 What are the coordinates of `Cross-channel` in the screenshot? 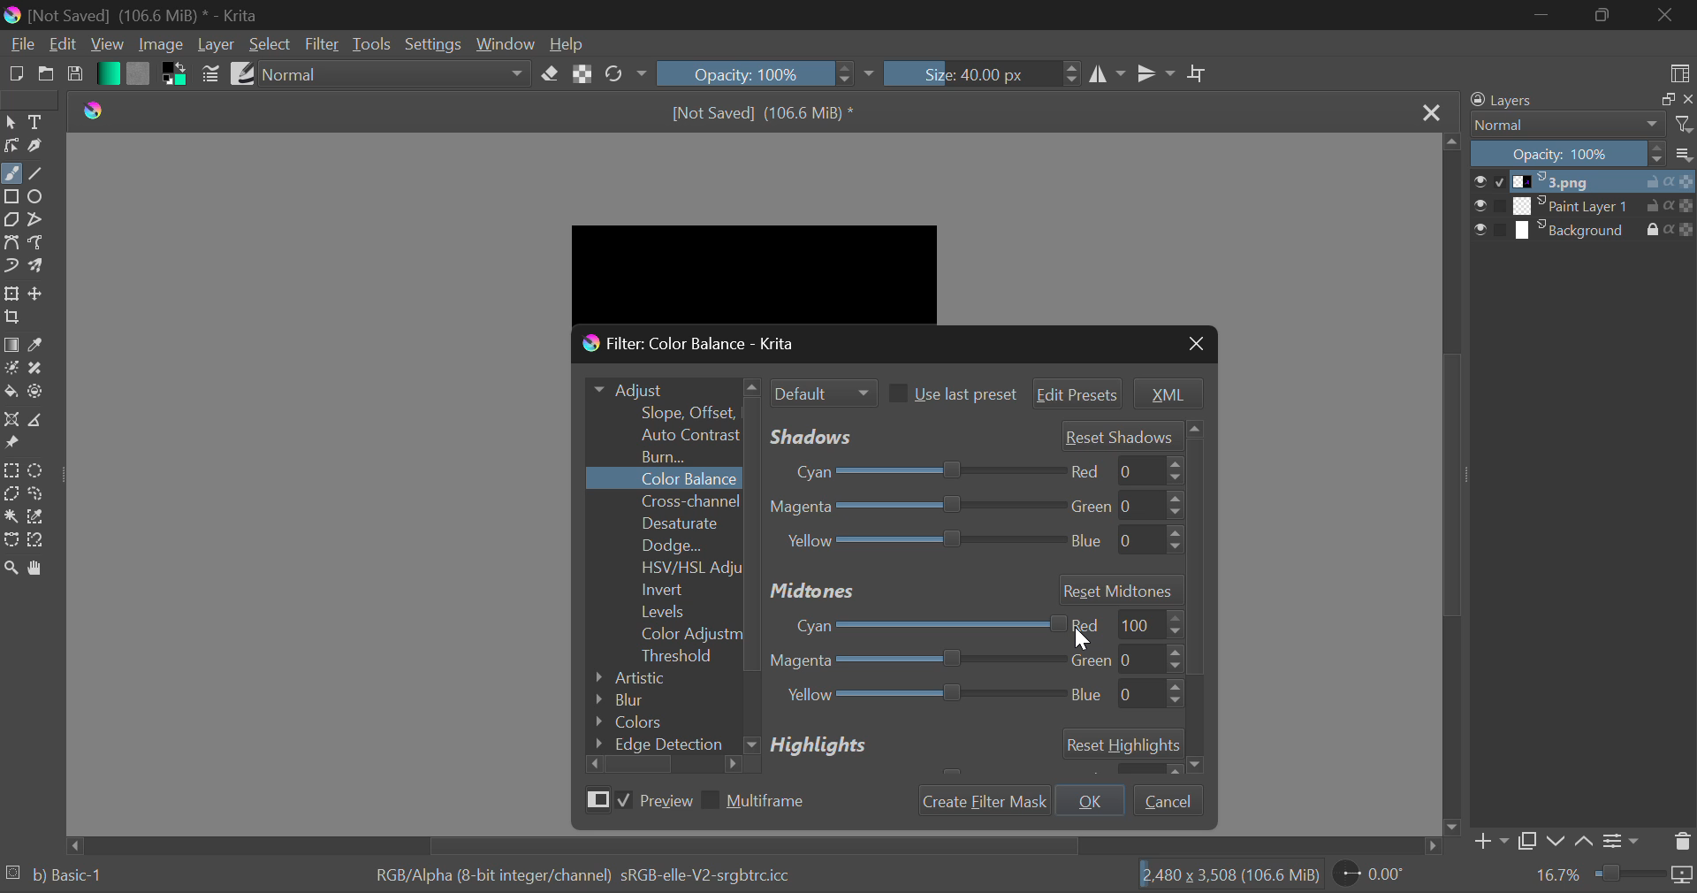 It's located at (664, 501).